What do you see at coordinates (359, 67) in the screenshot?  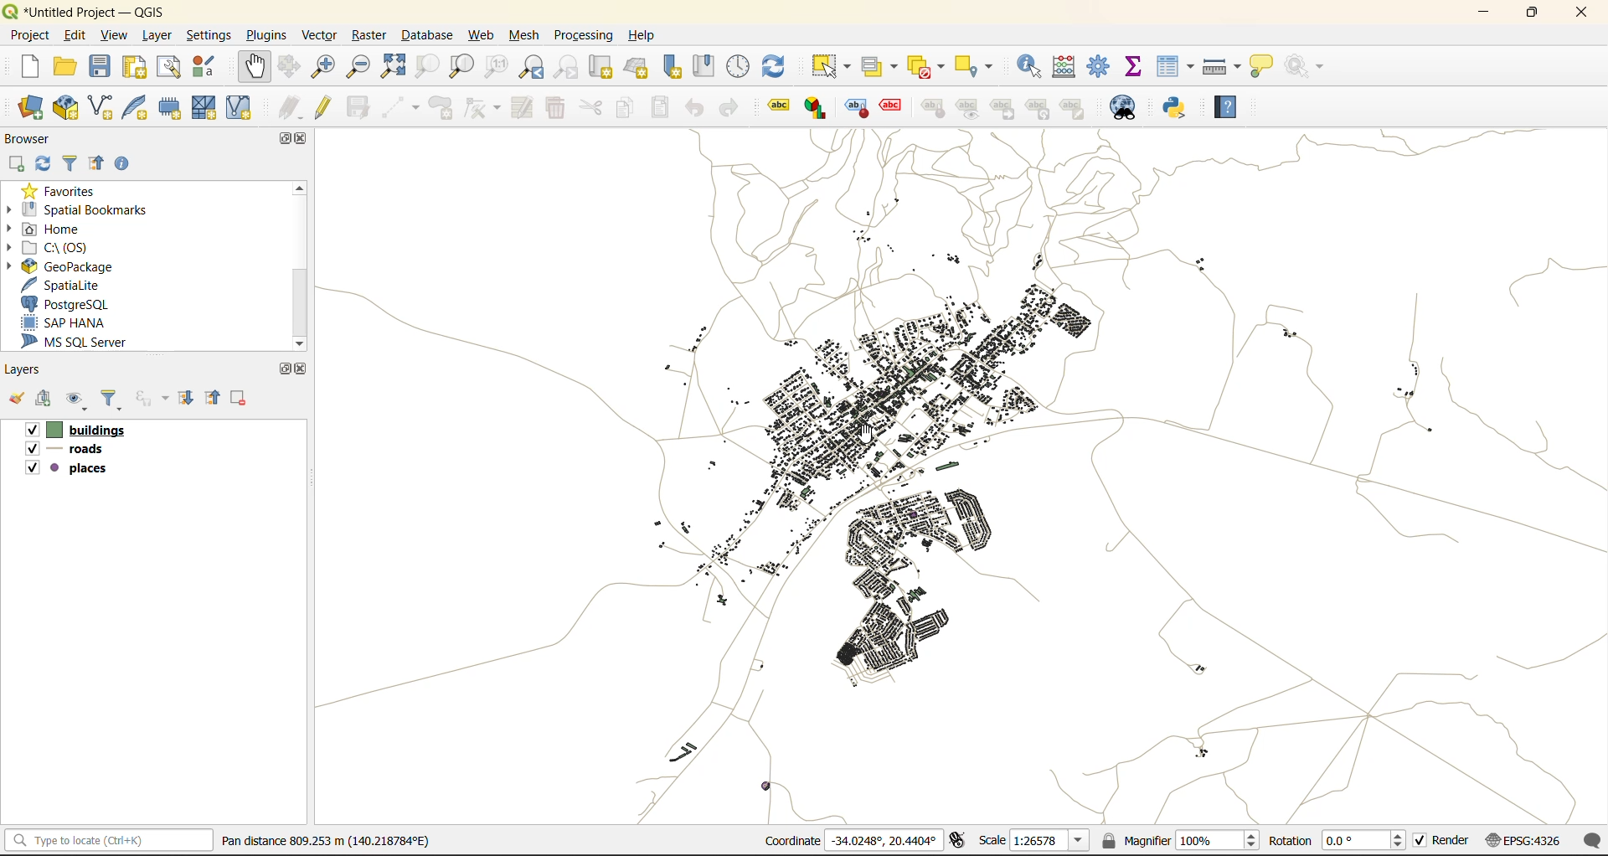 I see `zoom out` at bounding box center [359, 67].